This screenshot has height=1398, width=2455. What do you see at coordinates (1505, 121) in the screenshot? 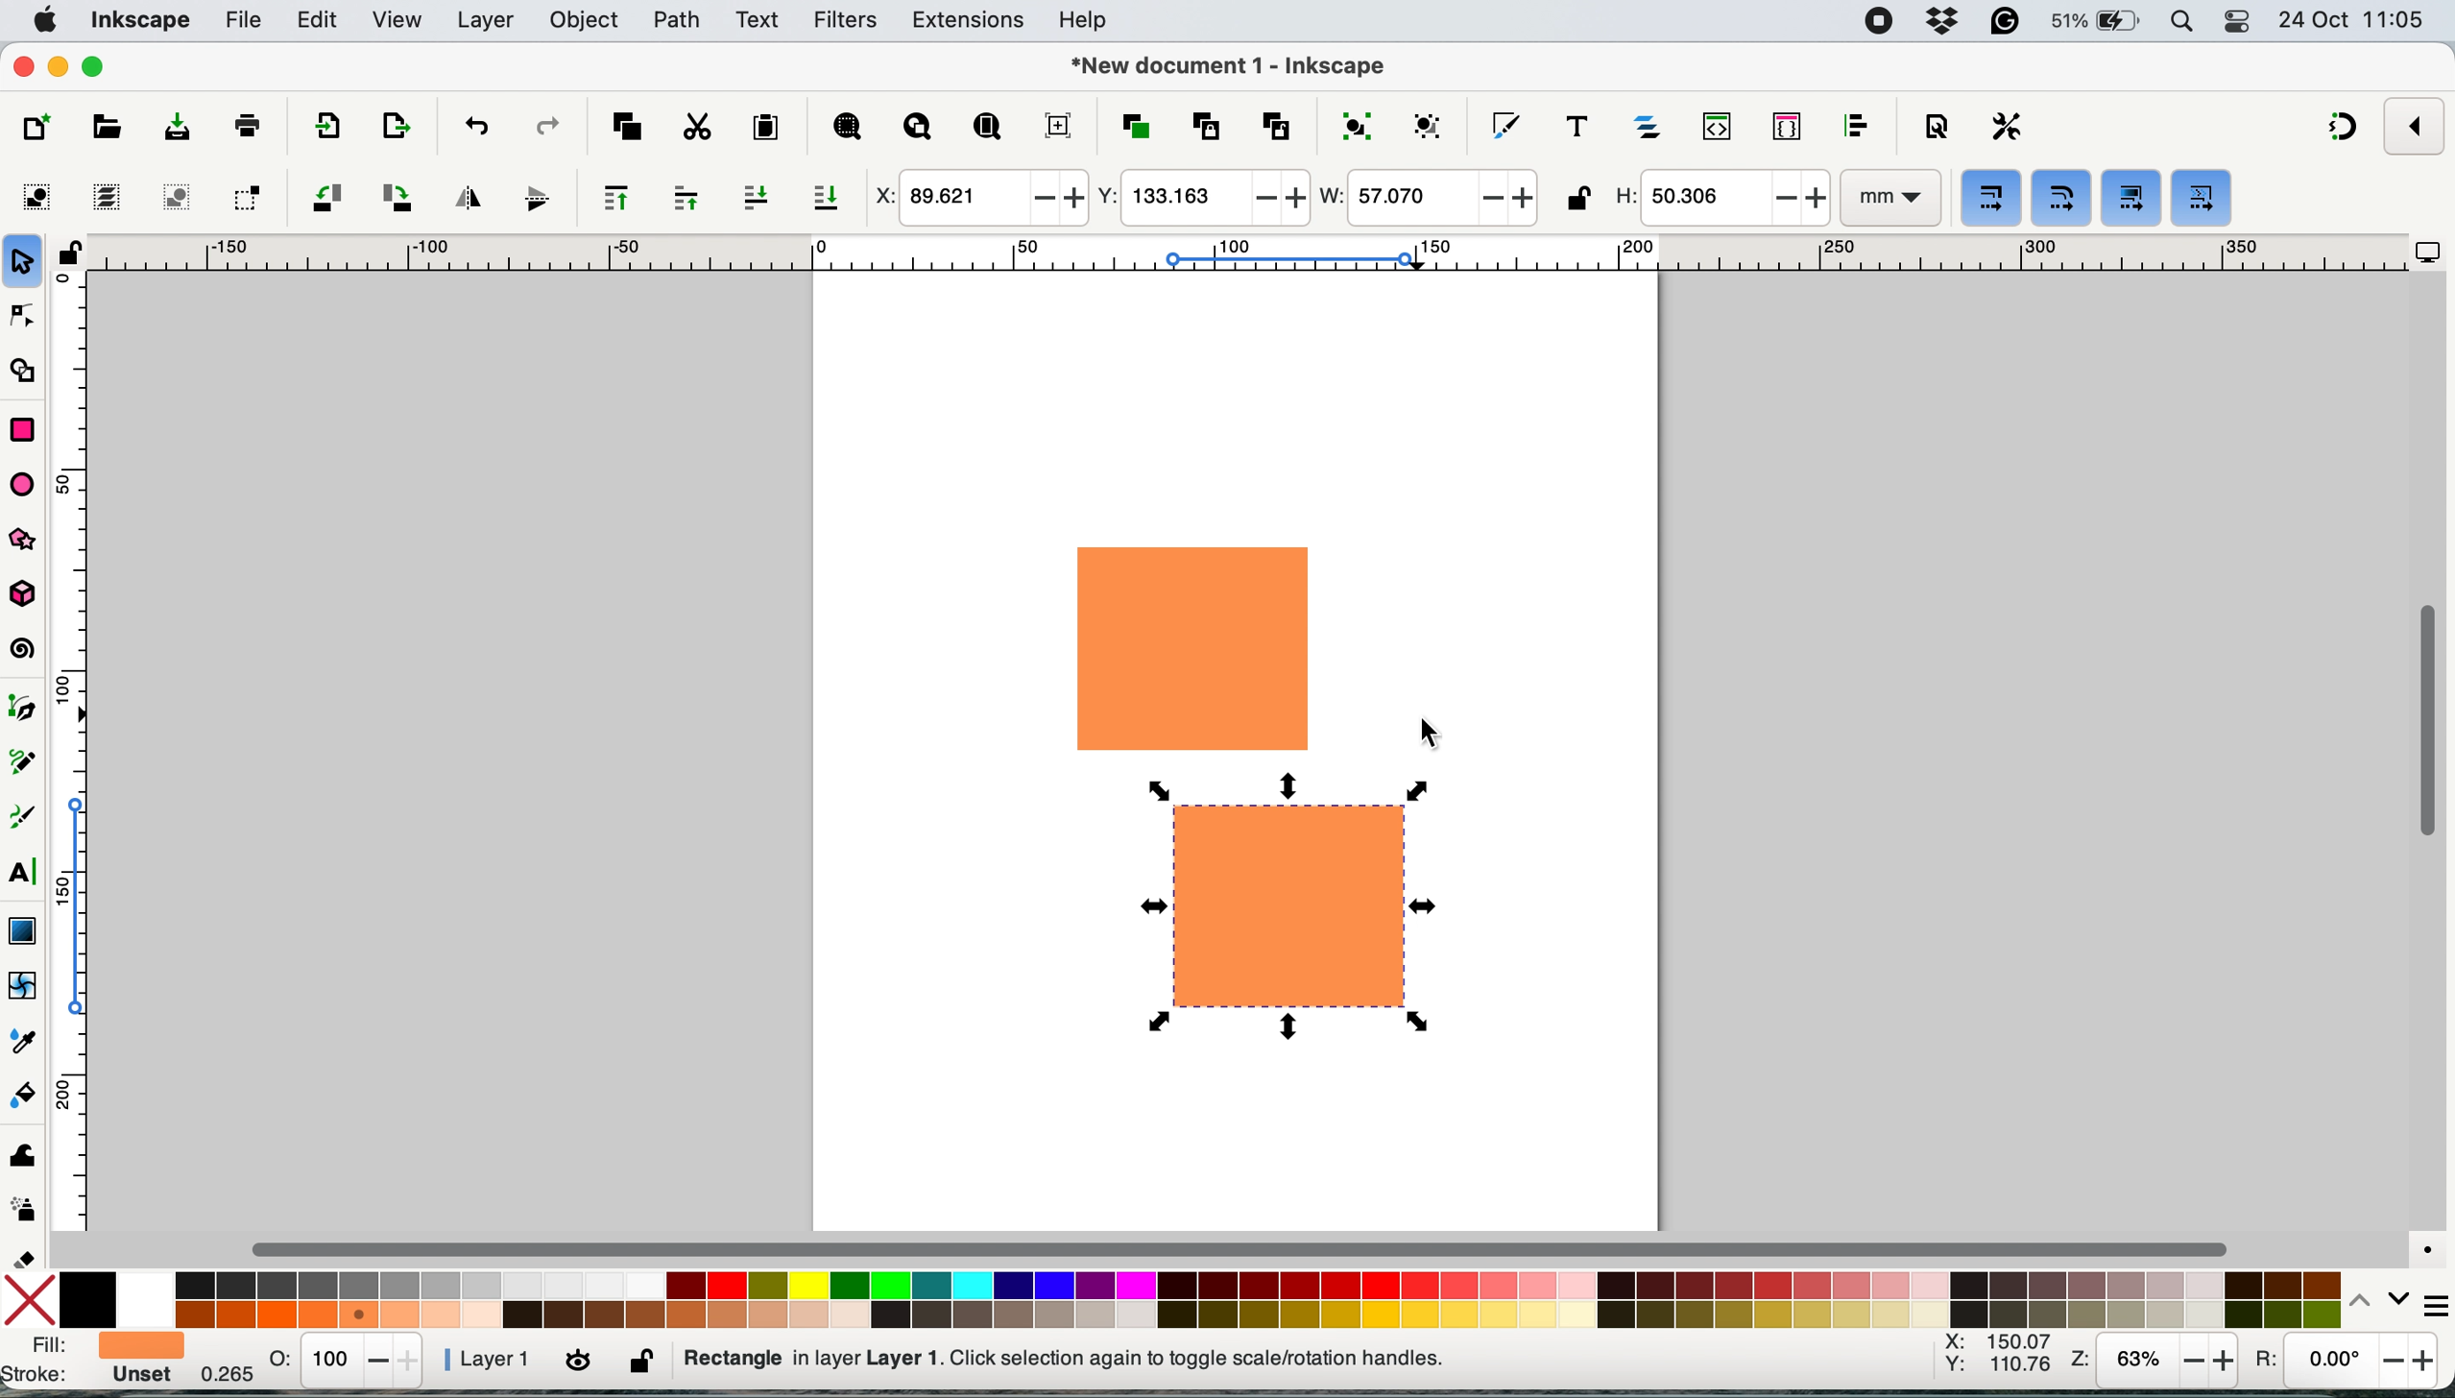
I see `fill and stroke` at bounding box center [1505, 121].